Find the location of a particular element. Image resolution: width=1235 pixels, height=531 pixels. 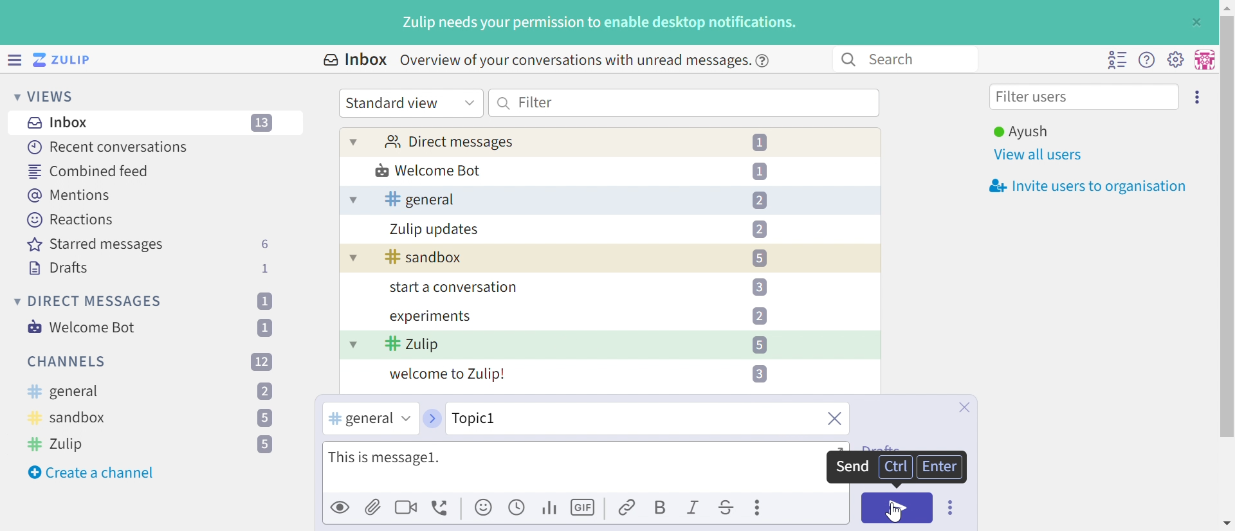

Personal menu is located at coordinates (1203, 60).